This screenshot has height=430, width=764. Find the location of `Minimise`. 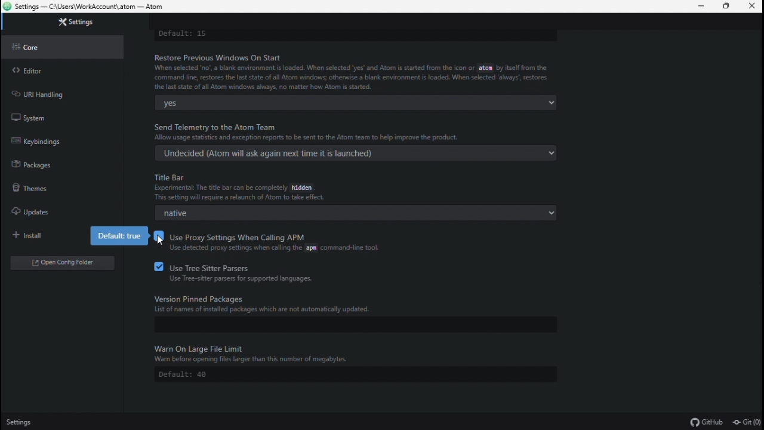

Minimise is located at coordinates (698, 7).